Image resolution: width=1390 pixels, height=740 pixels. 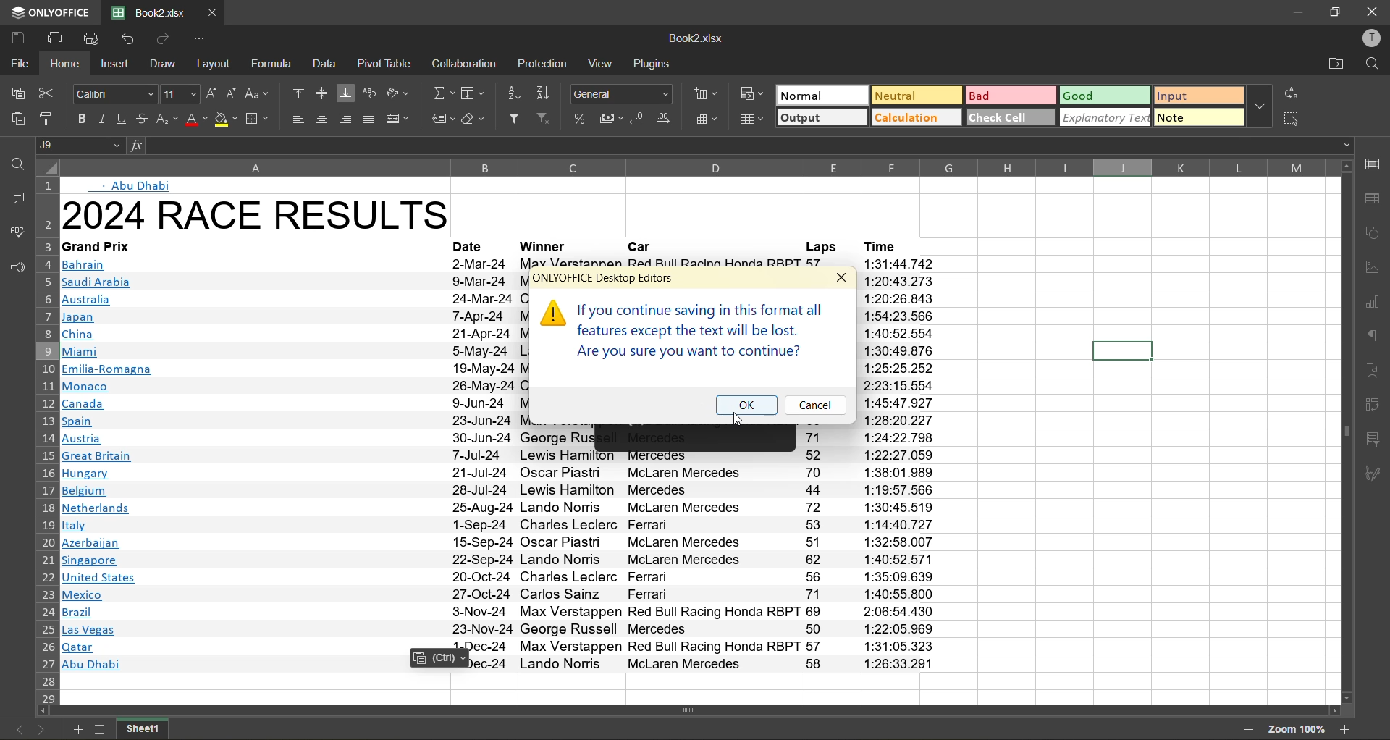 I want to click on decrement size, so click(x=233, y=91).